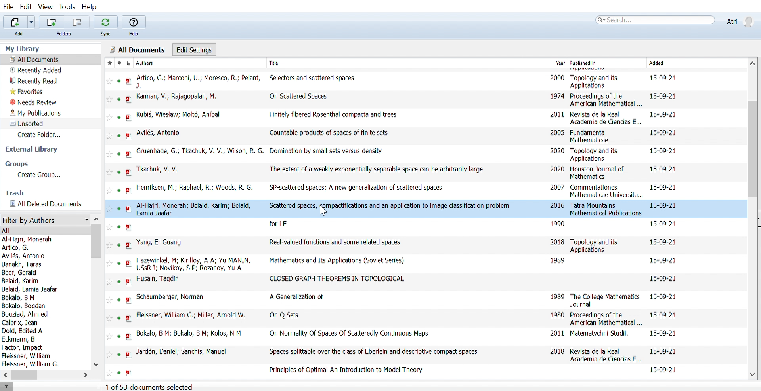 This screenshot has width=761, height=391. What do you see at coordinates (287, 315) in the screenshot?
I see `On Q Sets` at bounding box center [287, 315].